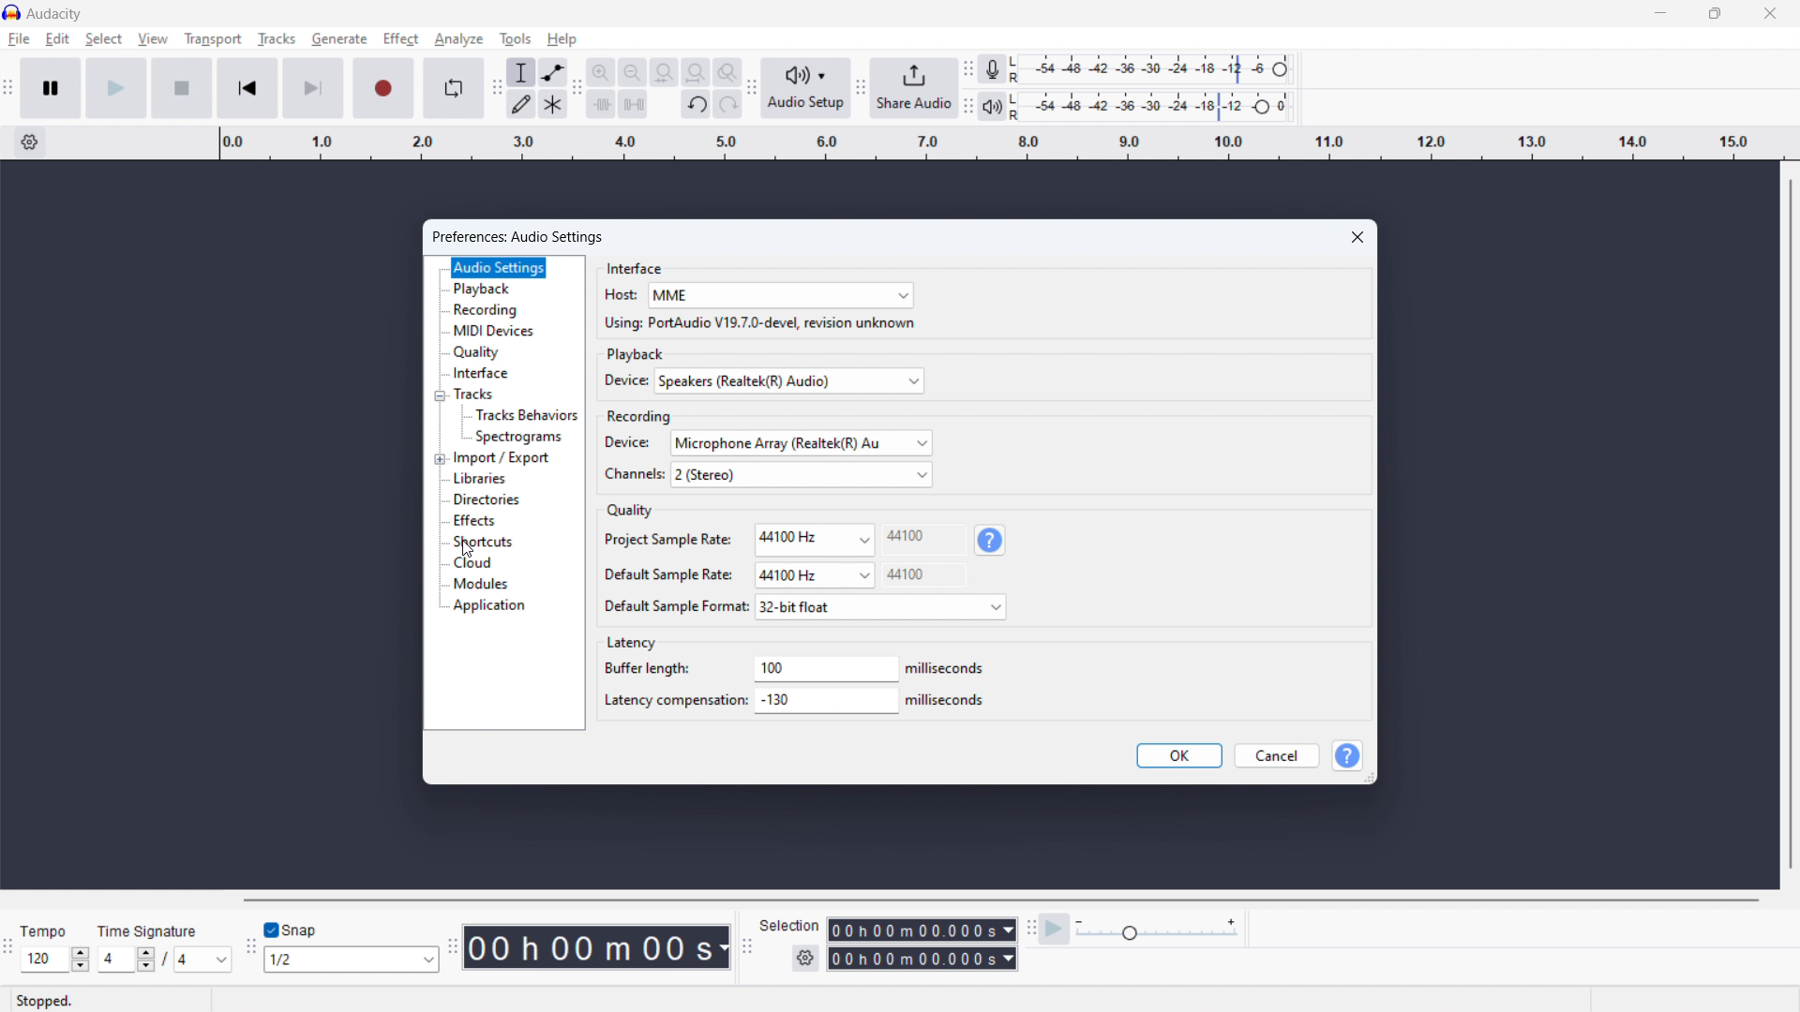 The height and width of the screenshot is (1012, 1800). I want to click on playback speed, so click(1157, 930).